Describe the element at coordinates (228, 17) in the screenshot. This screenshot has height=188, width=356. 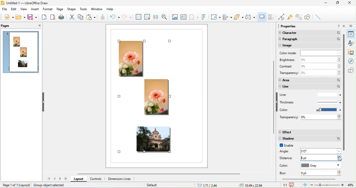
I see `align object` at that location.